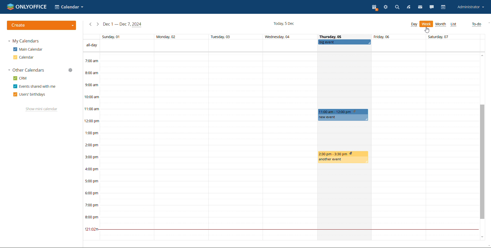  Describe the element at coordinates (282, 37) in the screenshot. I see `days` at that location.